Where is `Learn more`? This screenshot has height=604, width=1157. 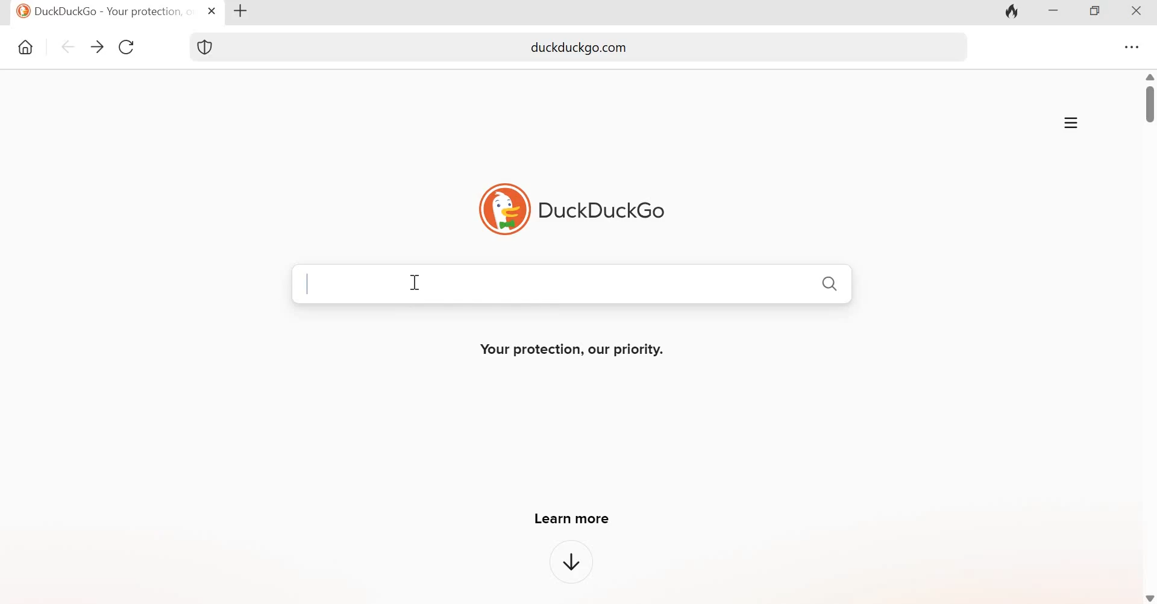 Learn more is located at coordinates (569, 516).